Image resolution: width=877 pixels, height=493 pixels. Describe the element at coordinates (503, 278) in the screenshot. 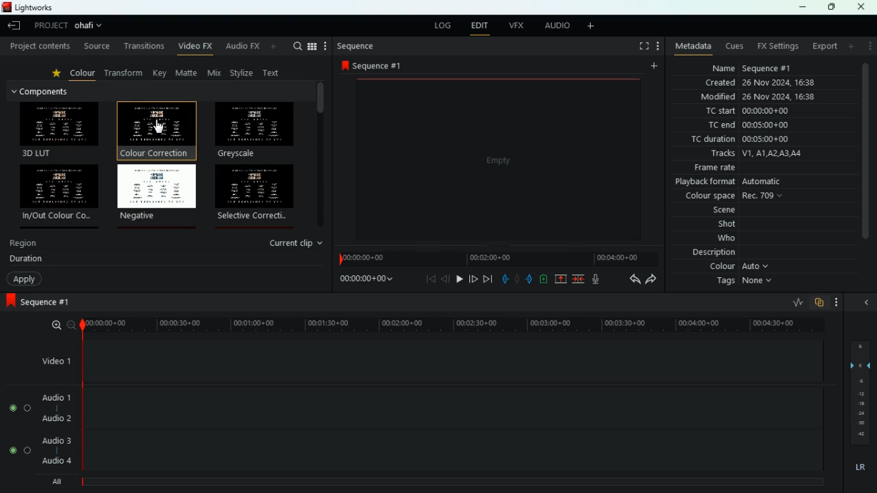

I see `back` at that location.